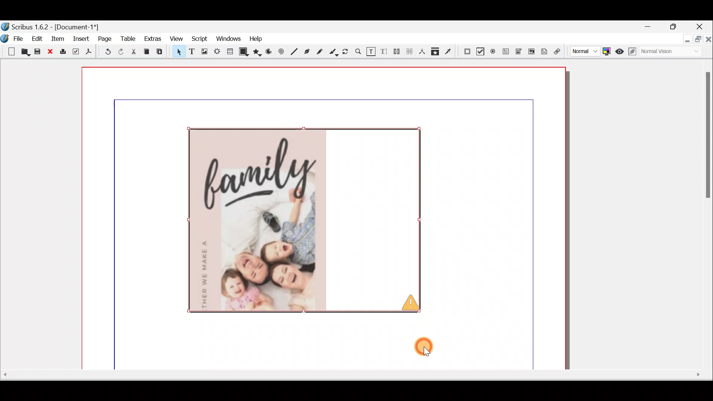 Image resolution: width=713 pixels, height=401 pixels. Describe the element at coordinates (121, 51) in the screenshot. I see `Redo` at that location.